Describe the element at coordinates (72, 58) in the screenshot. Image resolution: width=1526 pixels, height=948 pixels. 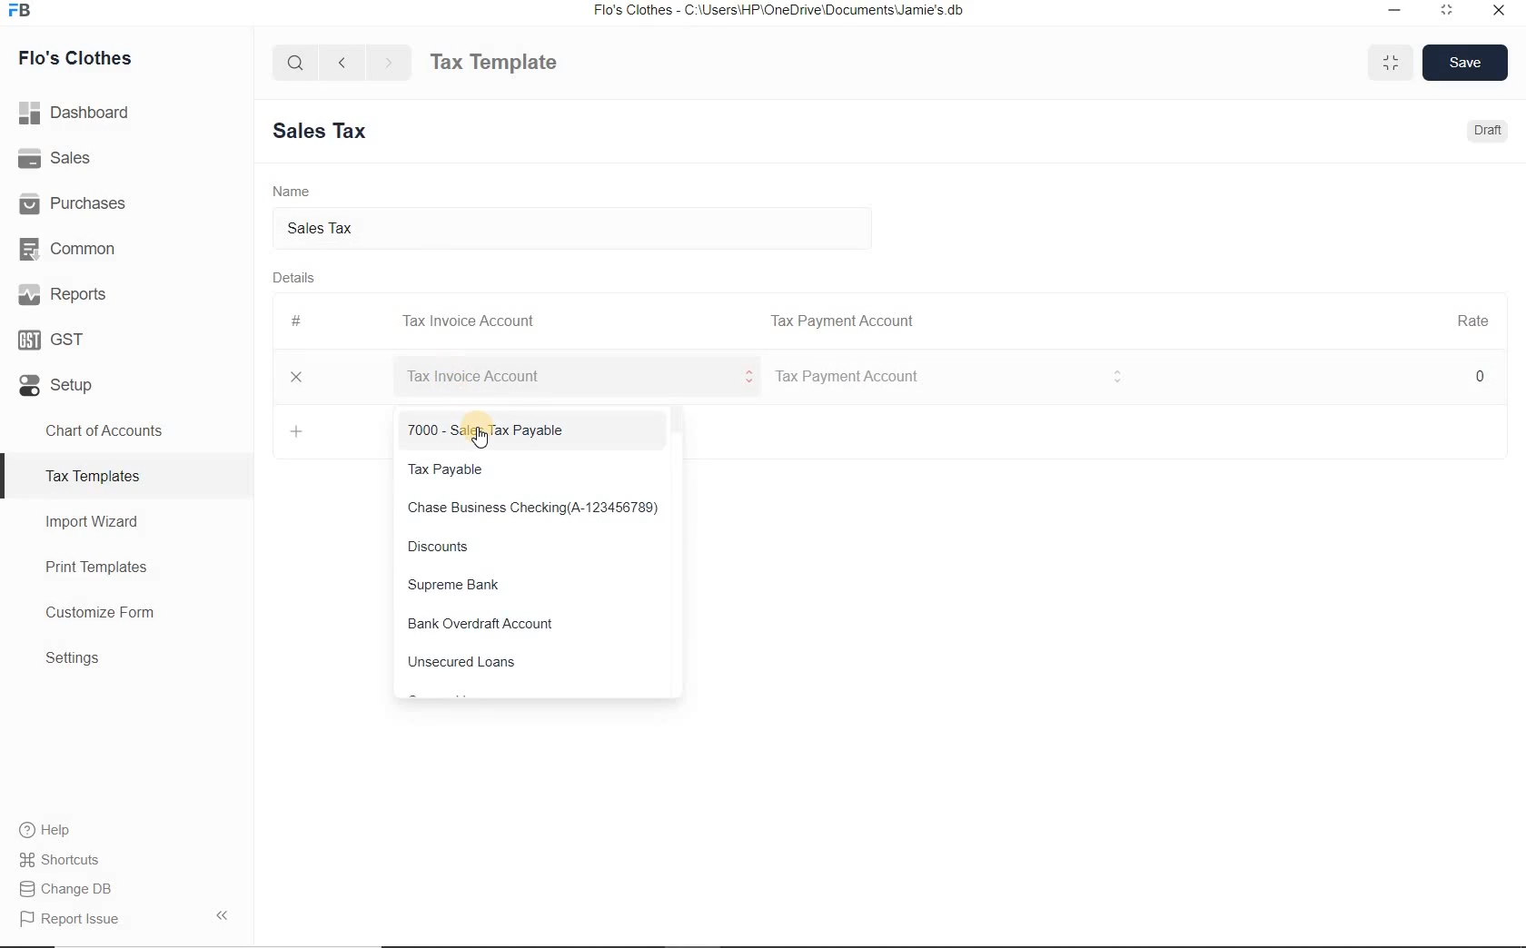
I see `Flo's Clothes` at that location.